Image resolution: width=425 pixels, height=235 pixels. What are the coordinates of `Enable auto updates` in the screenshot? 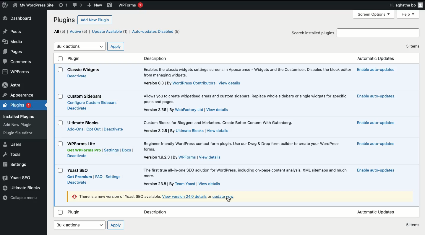 It's located at (376, 97).